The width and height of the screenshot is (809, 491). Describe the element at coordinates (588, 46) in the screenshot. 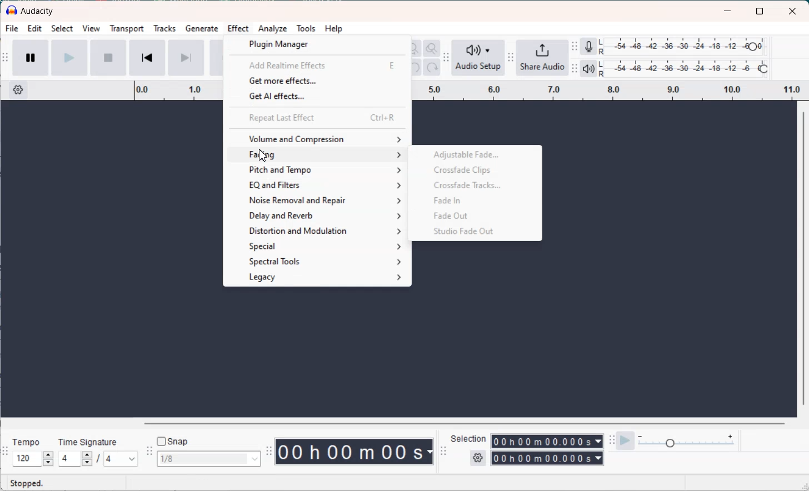

I see `Record meter` at that location.